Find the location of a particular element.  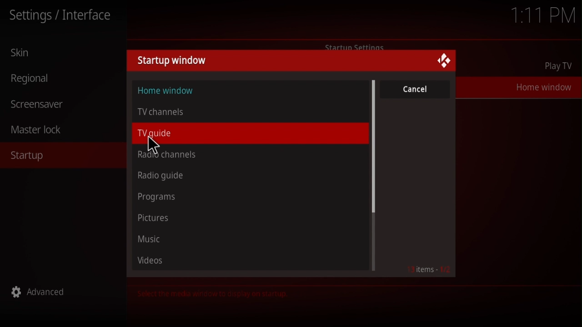

Icon is located at coordinates (443, 61).